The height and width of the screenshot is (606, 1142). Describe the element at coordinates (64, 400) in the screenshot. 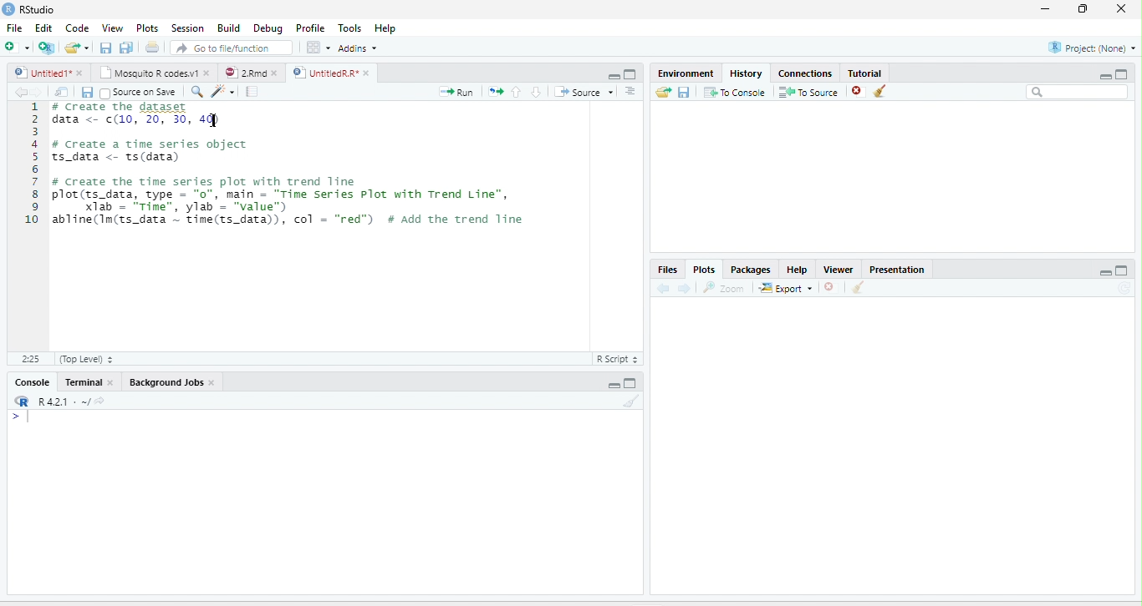

I see `R 4.2.1 . ~/` at that location.